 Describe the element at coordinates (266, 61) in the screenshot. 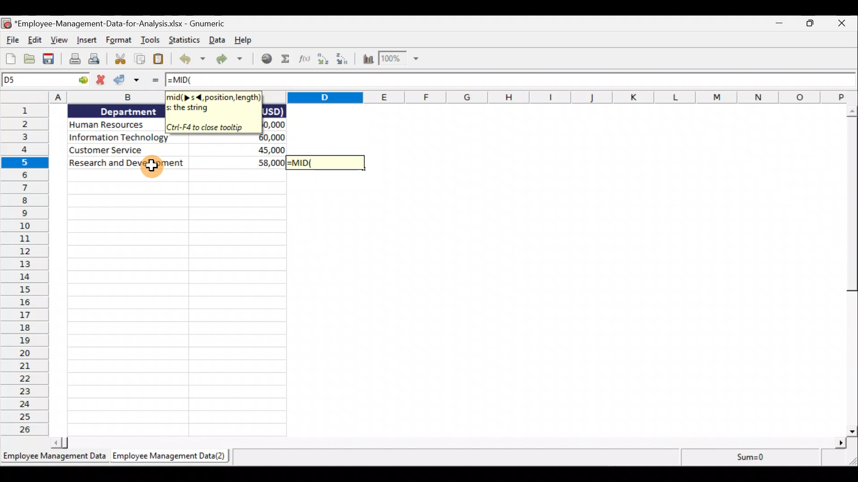

I see `Insert a hyperlink` at that location.